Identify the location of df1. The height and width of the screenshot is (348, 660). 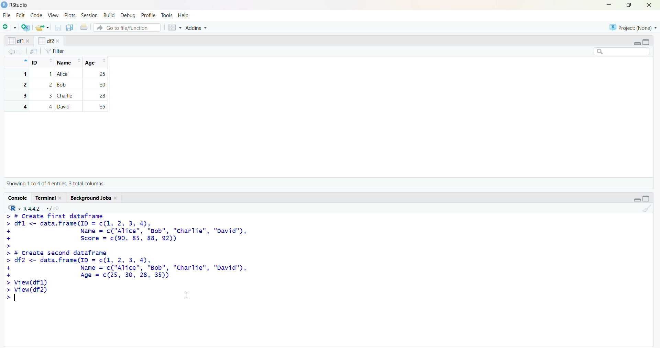
(15, 41).